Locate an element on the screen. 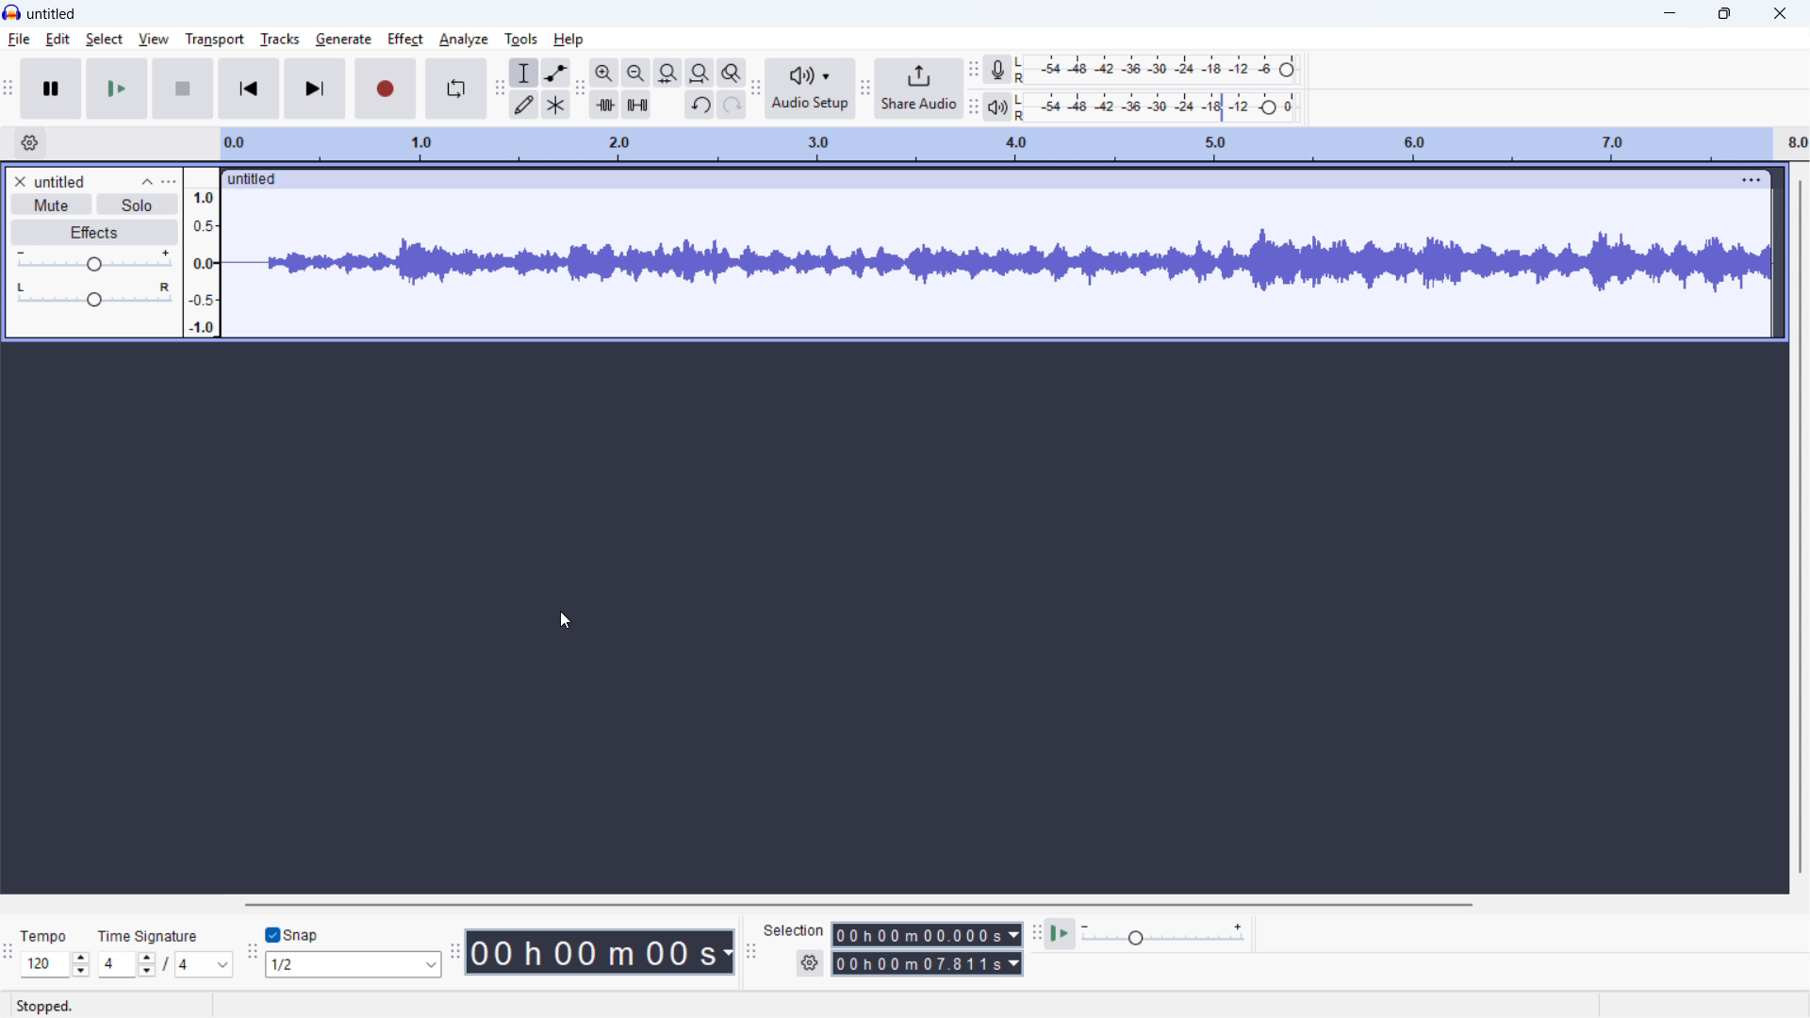  help is located at coordinates (568, 40).